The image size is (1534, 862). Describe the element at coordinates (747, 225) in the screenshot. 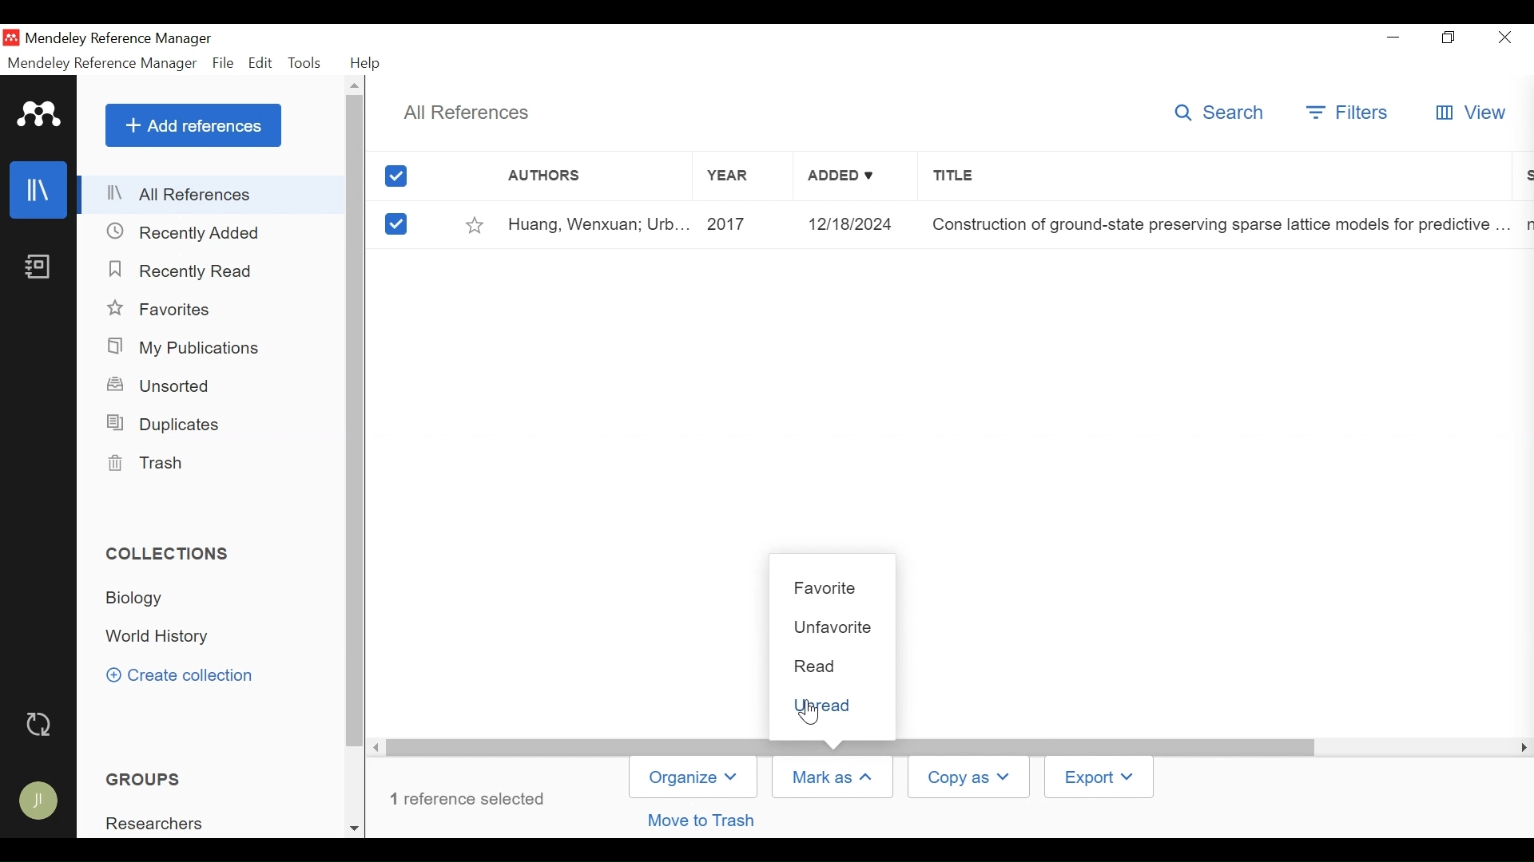

I see `Year` at that location.